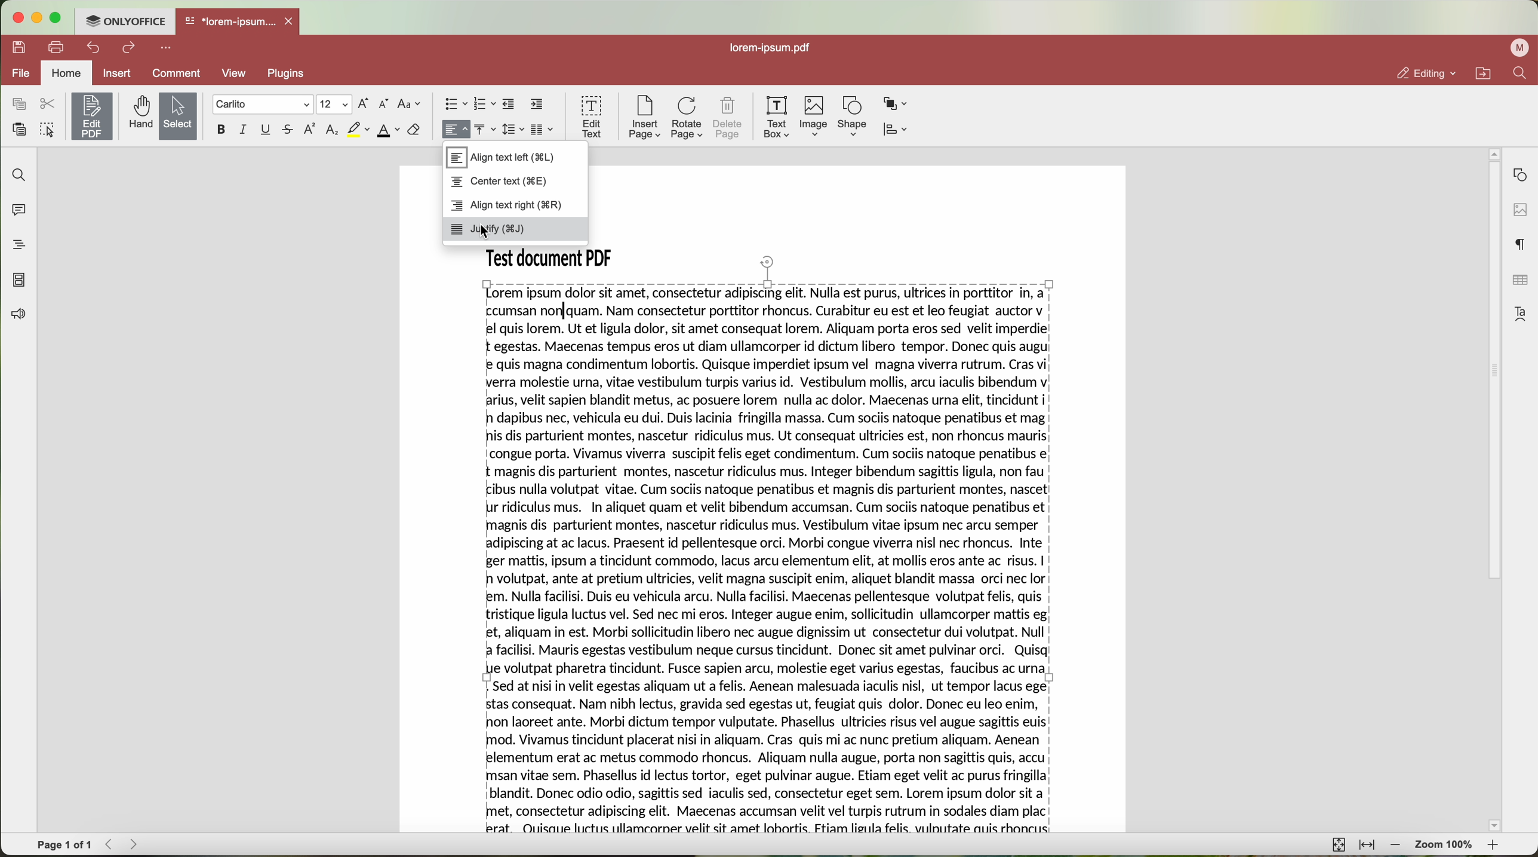 This screenshot has width=1538, height=857. Describe the element at coordinates (553, 256) in the screenshot. I see `Test document PDF` at that location.